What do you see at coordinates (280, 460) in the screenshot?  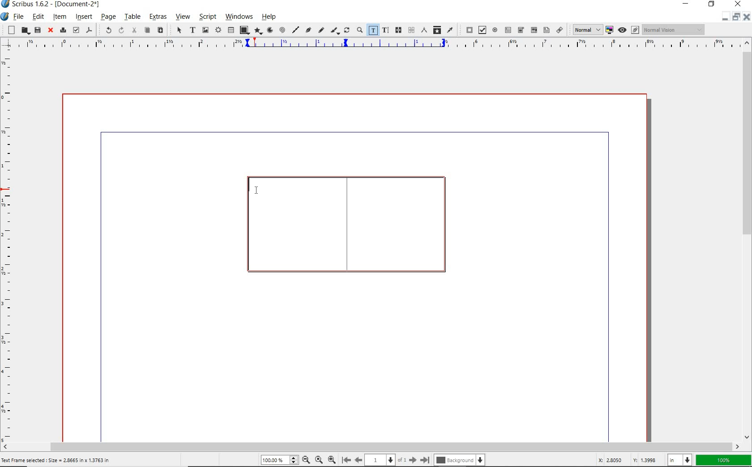 I see `zoom level` at bounding box center [280, 460].